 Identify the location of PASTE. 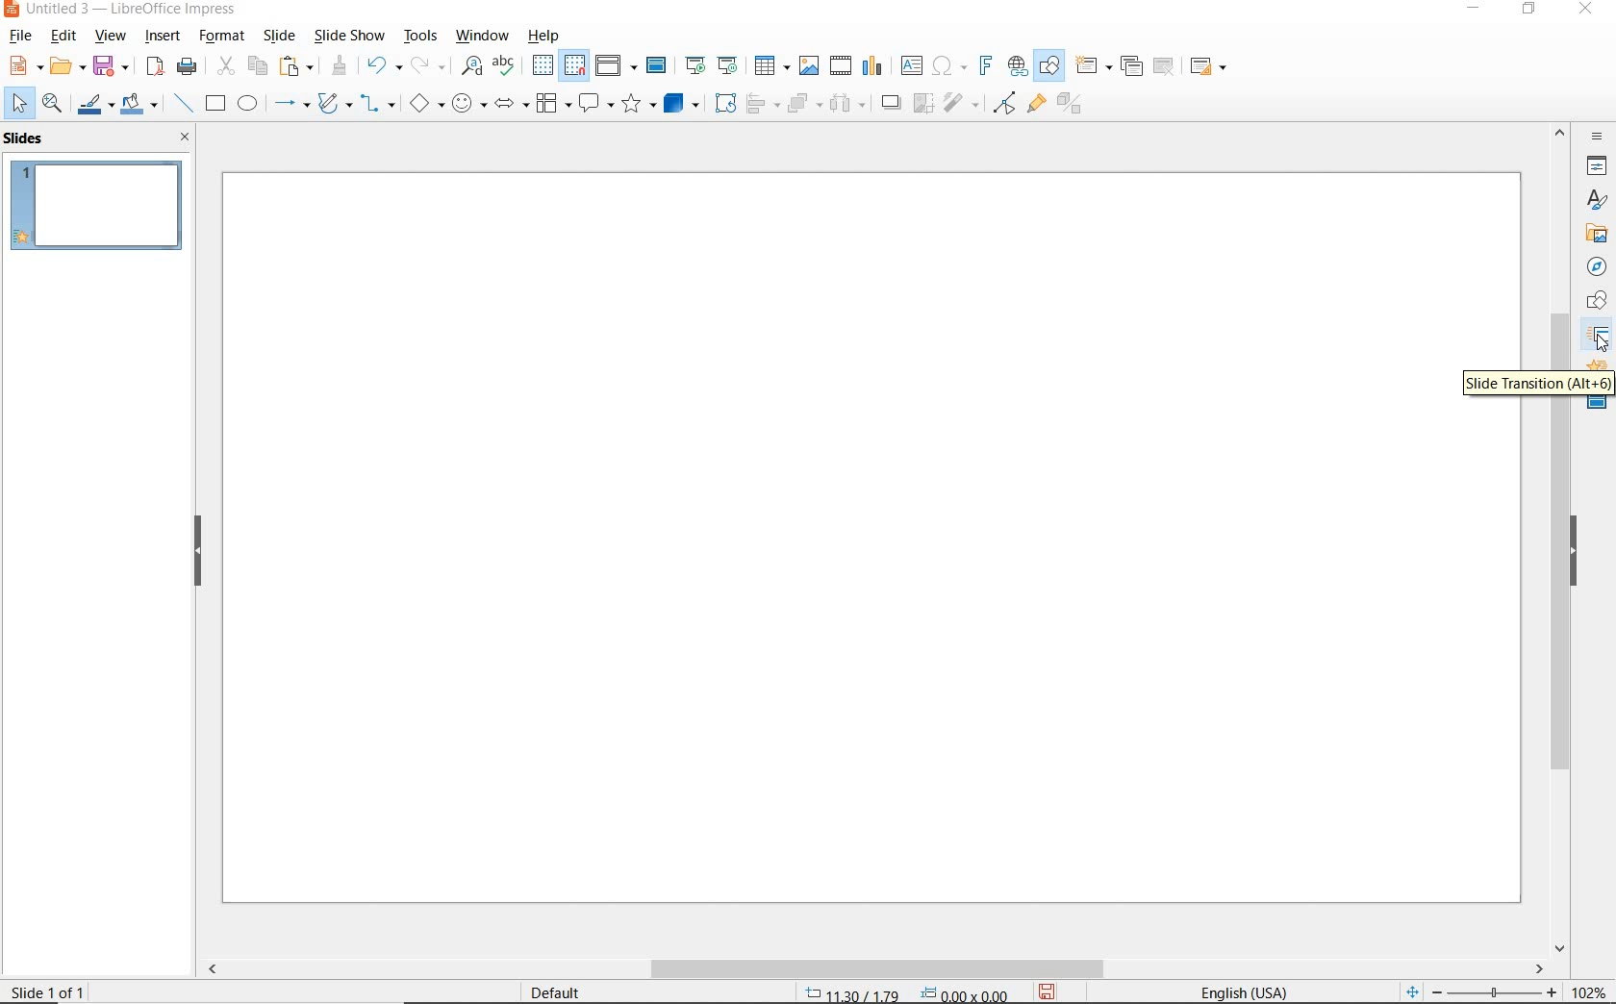
(294, 67).